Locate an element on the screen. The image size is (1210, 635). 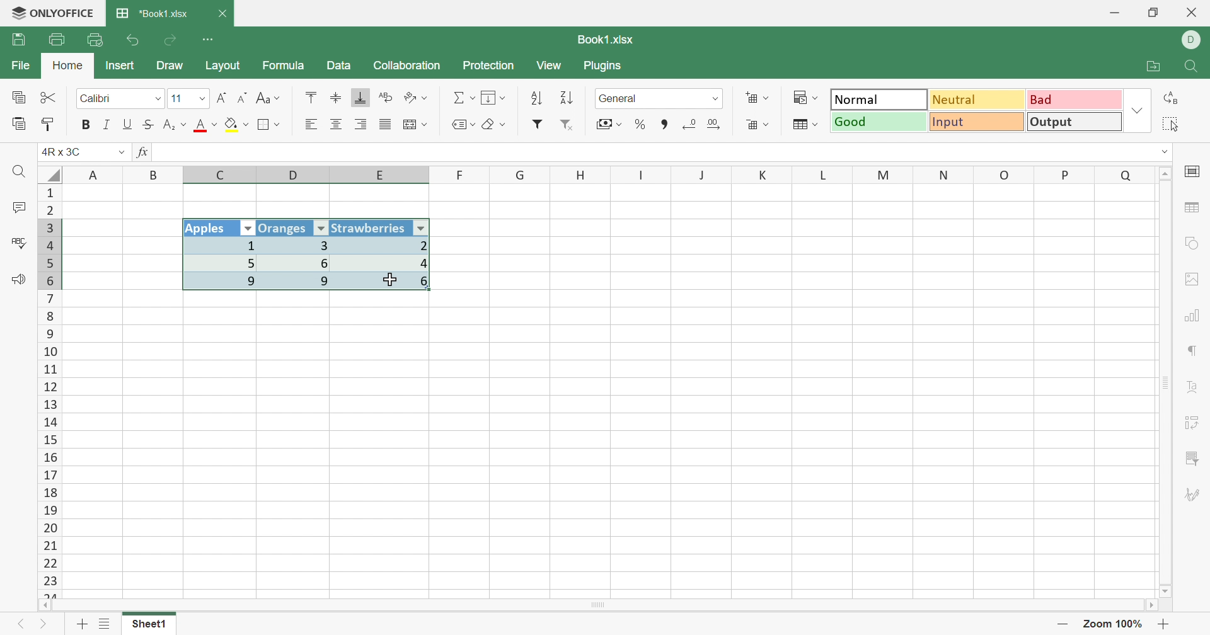
Font color is located at coordinates (207, 126).